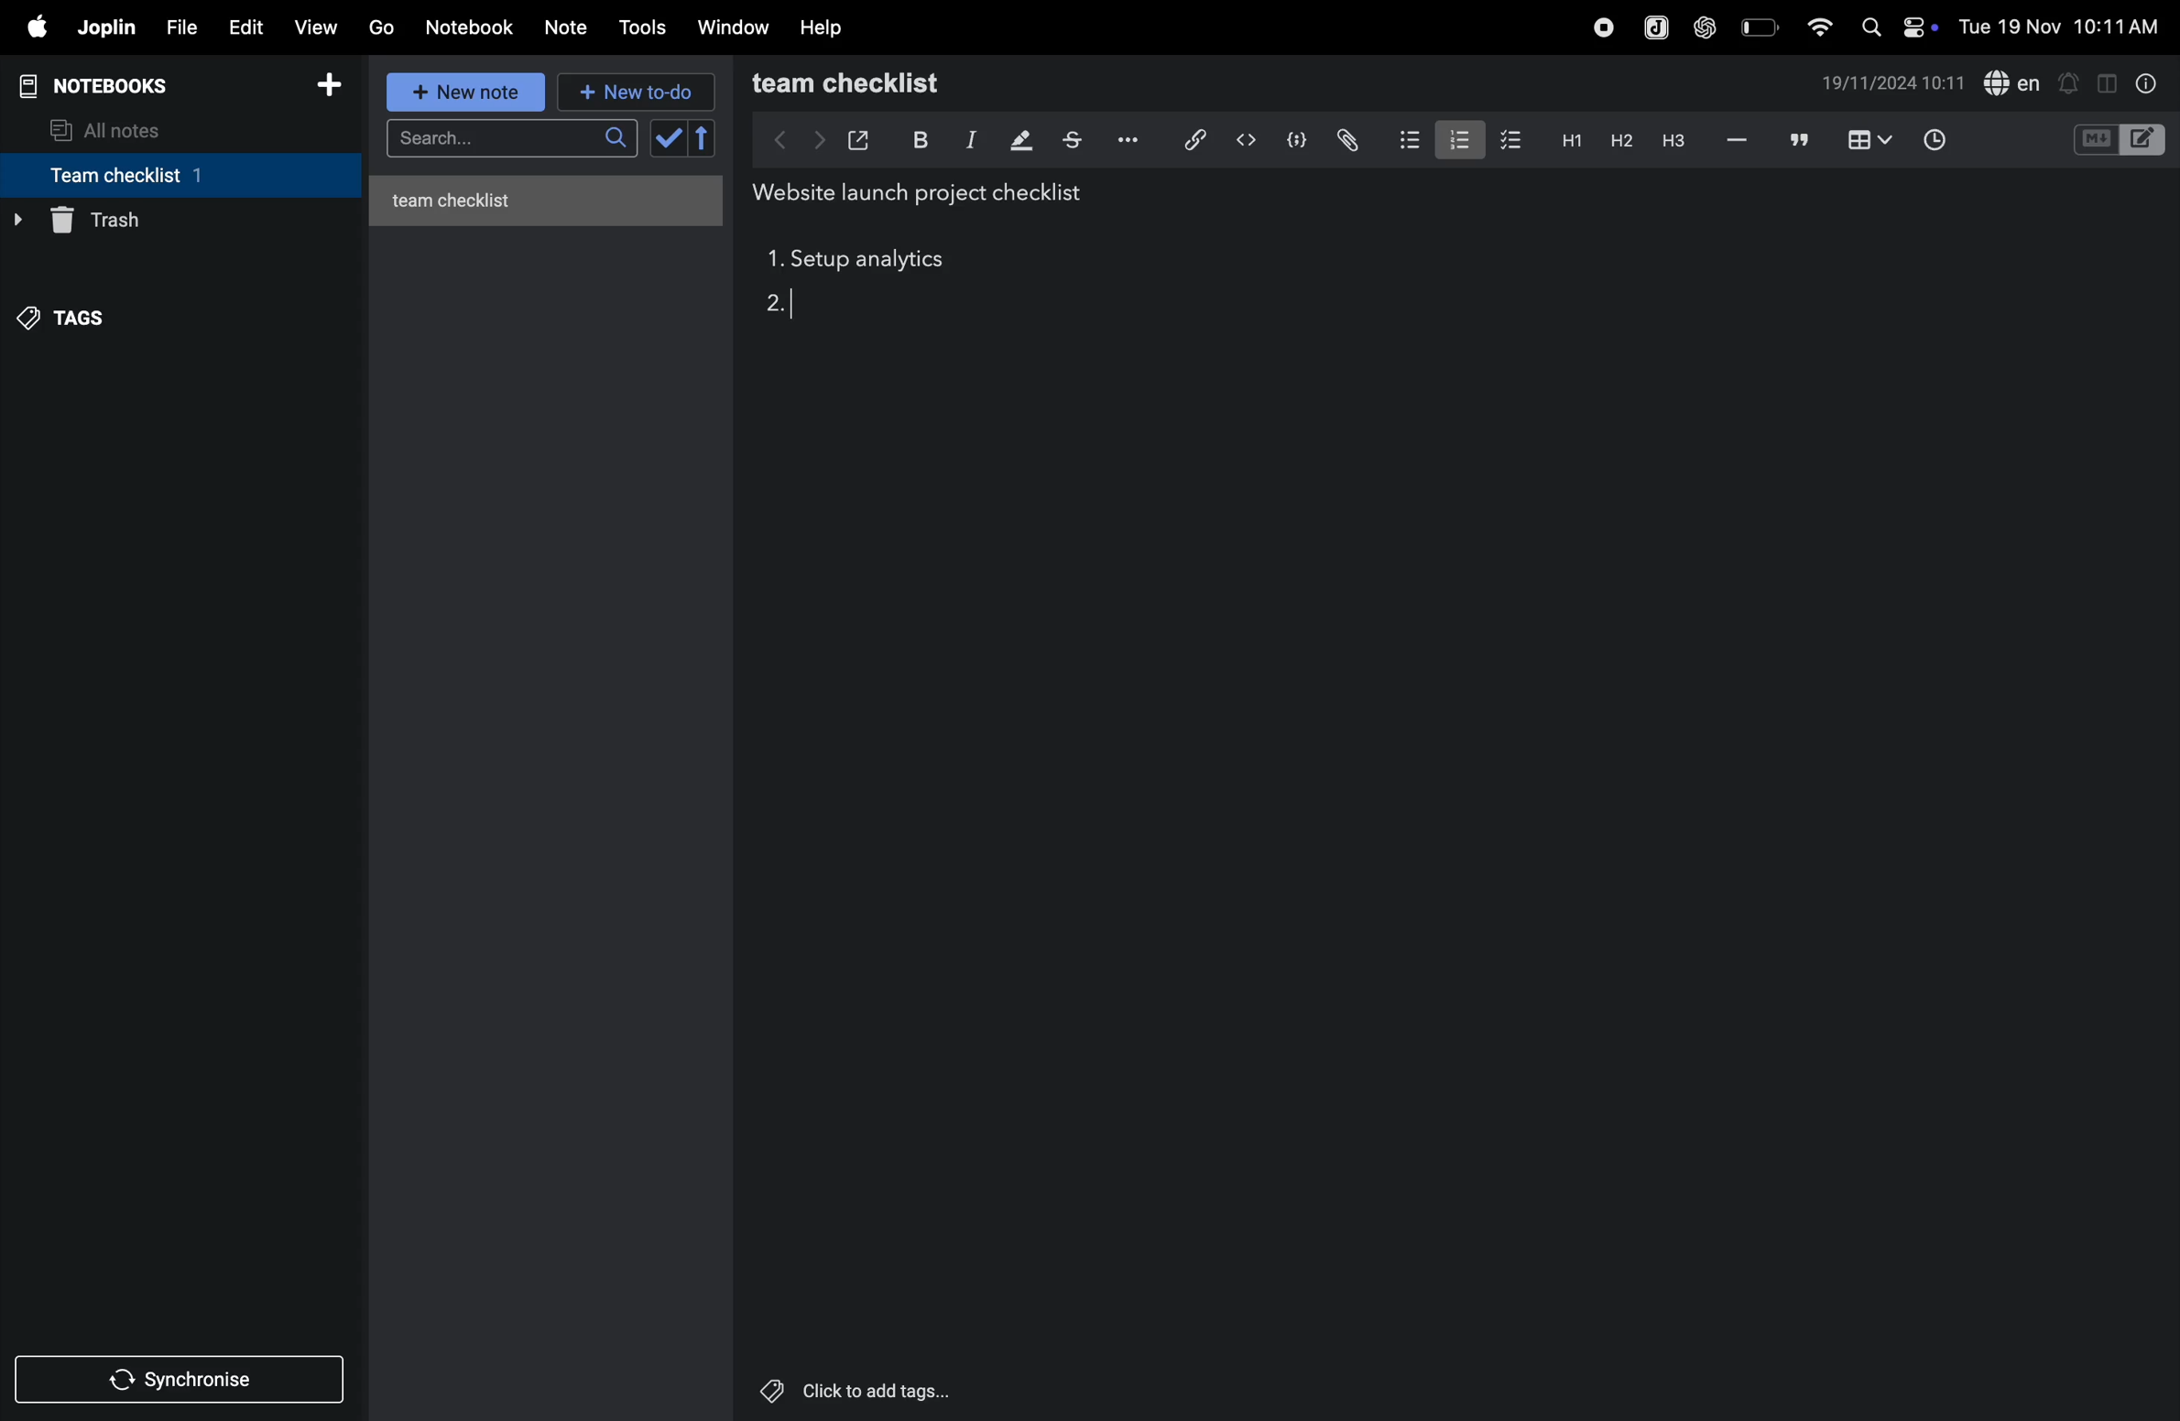 The width and height of the screenshot is (2180, 1421). Describe the element at coordinates (149, 175) in the screenshot. I see `team checklist` at that location.